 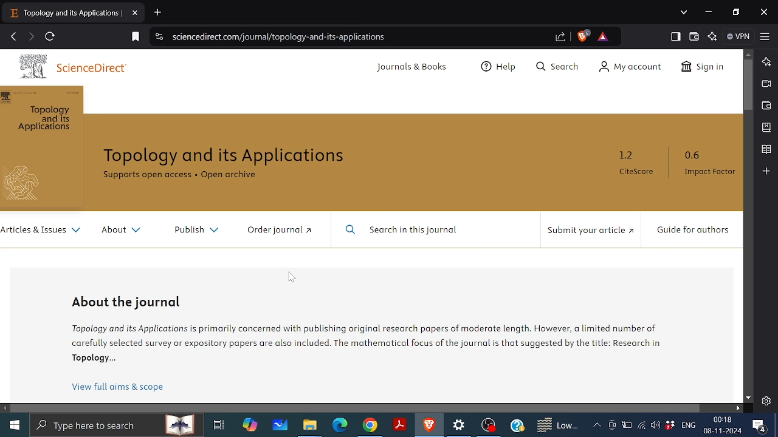 I want to click on Customize and control brave, so click(x=765, y=36).